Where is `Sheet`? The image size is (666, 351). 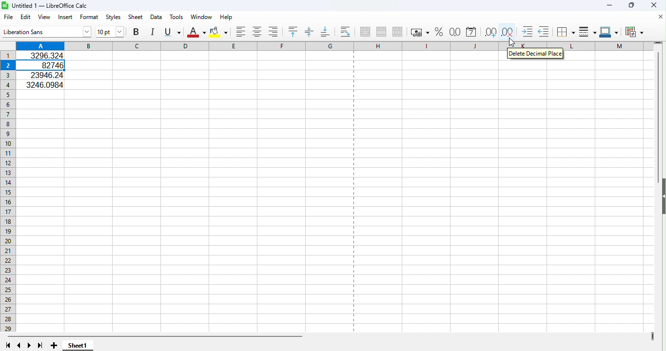 Sheet is located at coordinates (134, 17).